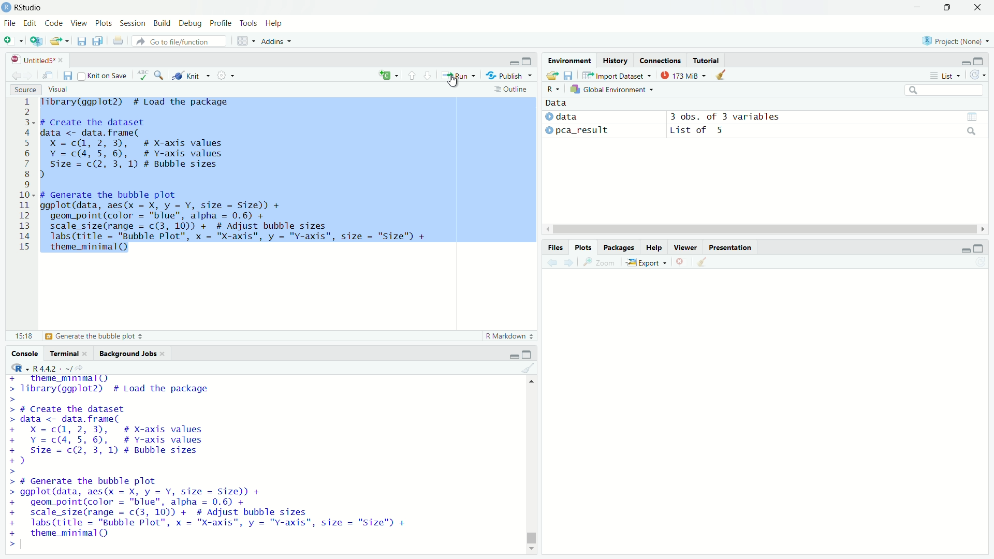 This screenshot has height=559, width=994. Describe the element at coordinates (613, 89) in the screenshot. I see `global environment` at that location.